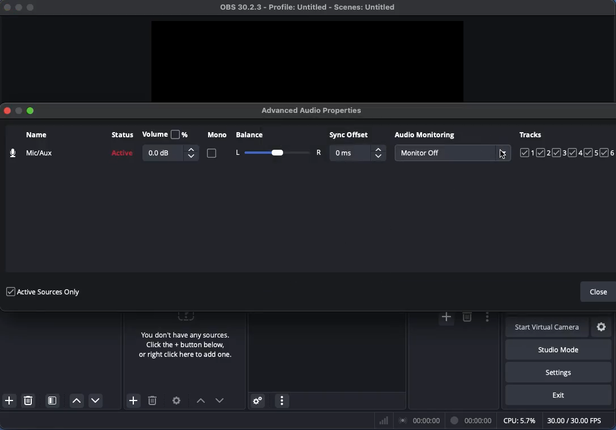 This screenshot has height=430, width=616. What do you see at coordinates (485, 318) in the screenshot?
I see `options` at bounding box center [485, 318].